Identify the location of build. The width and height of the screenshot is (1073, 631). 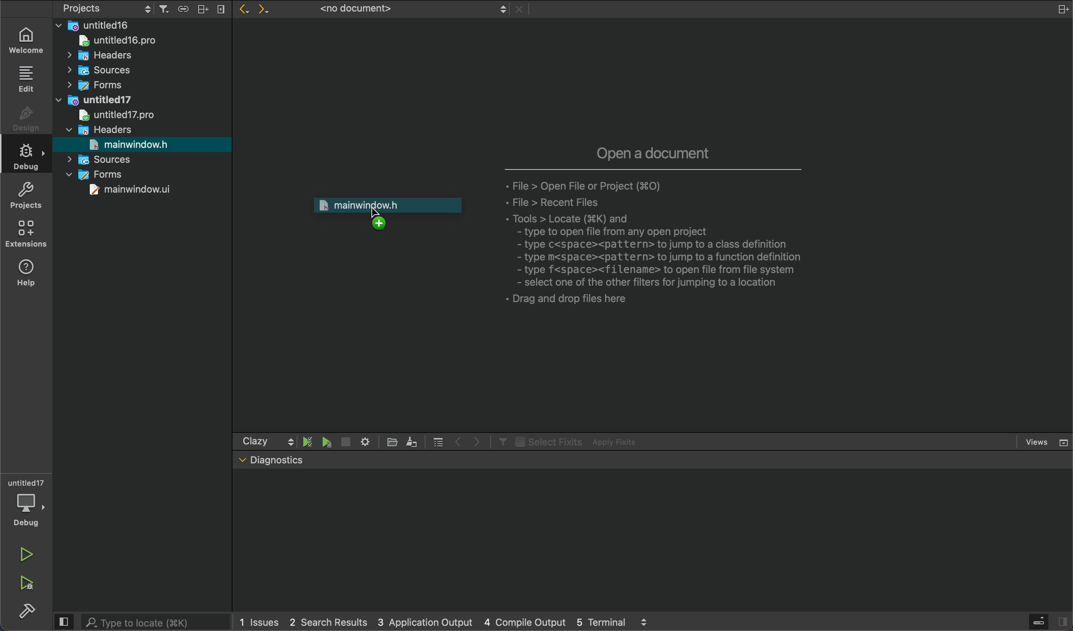
(27, 613).